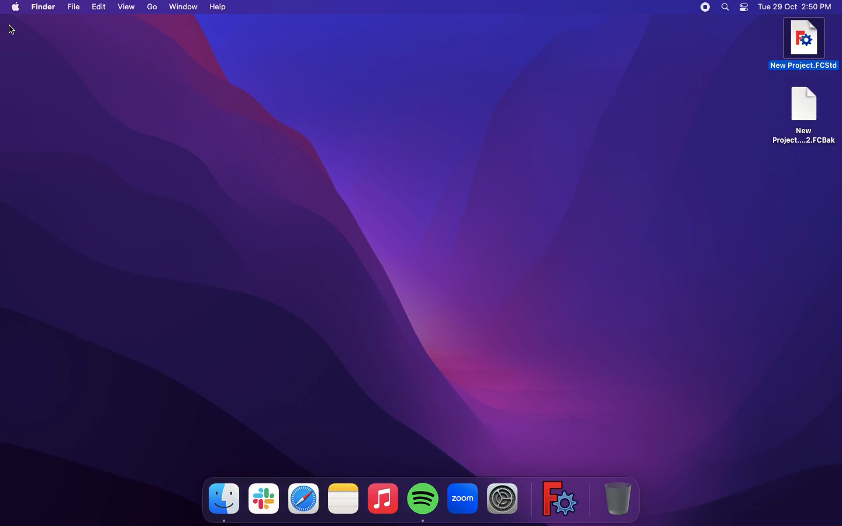 This screenshot has width=842, height=526. Describe the element at coordinates (43, 7) in the screenshot. I see `Finder` at that location.